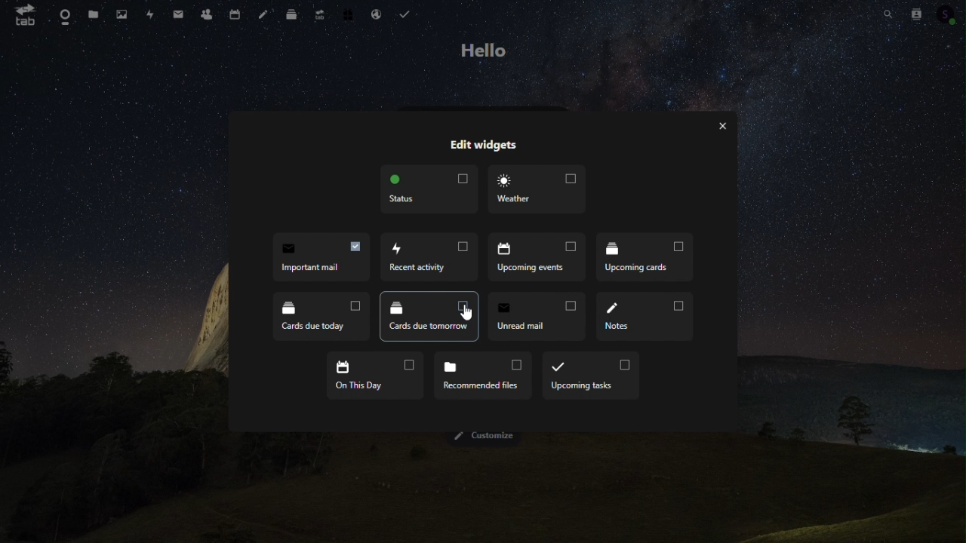  Describe the element at coordinates (291, 13) in the screenshot. I see `deck` at that location.